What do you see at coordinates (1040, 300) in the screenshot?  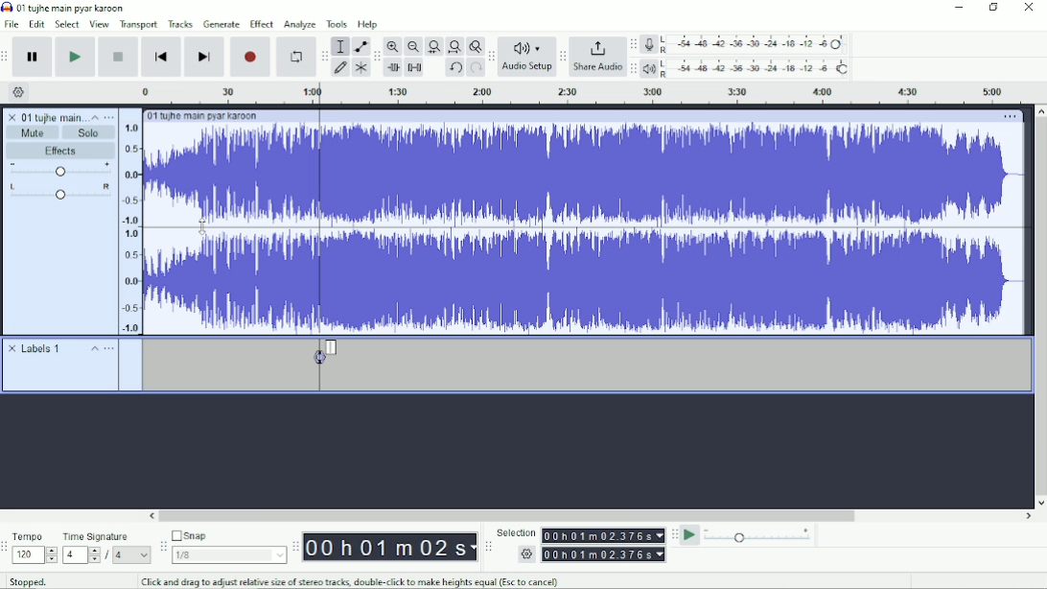 I see `Vertical scrollbar` at bounding box center [1040, 300].